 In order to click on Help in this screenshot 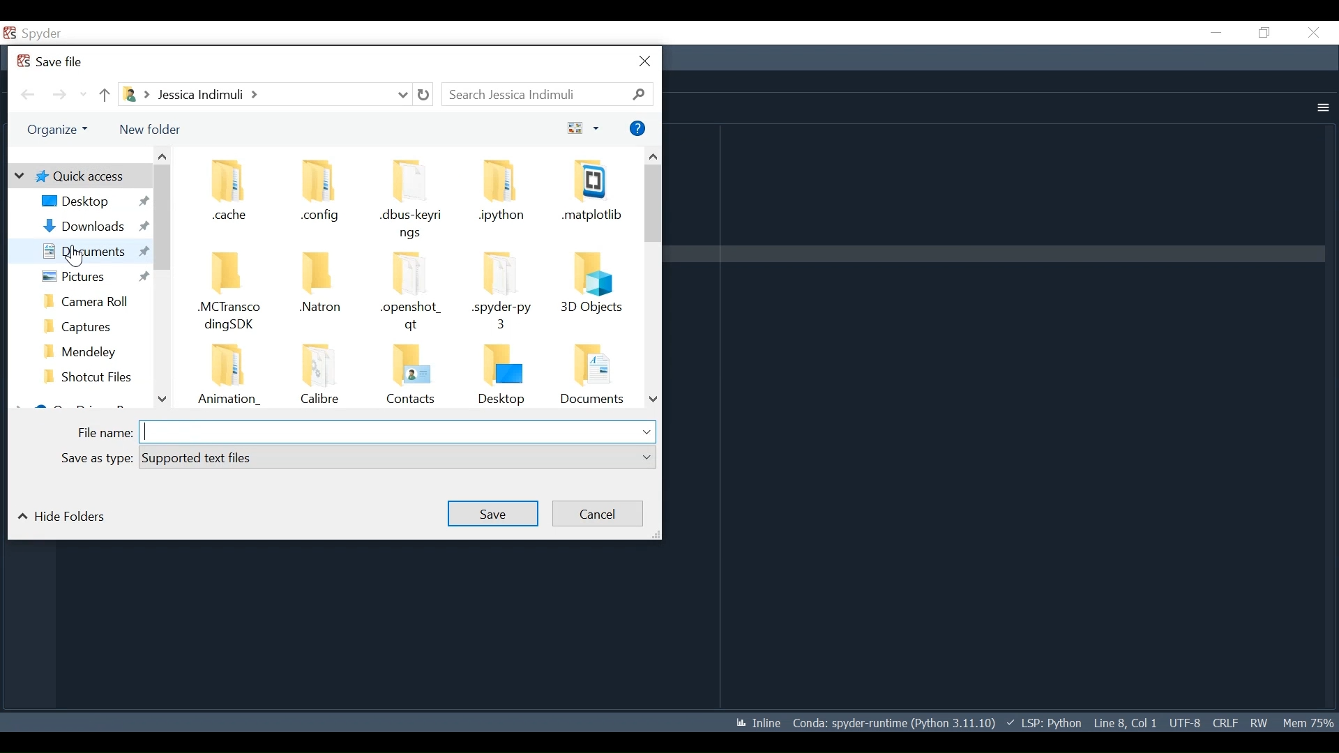, I will do `click(638, 128)`.